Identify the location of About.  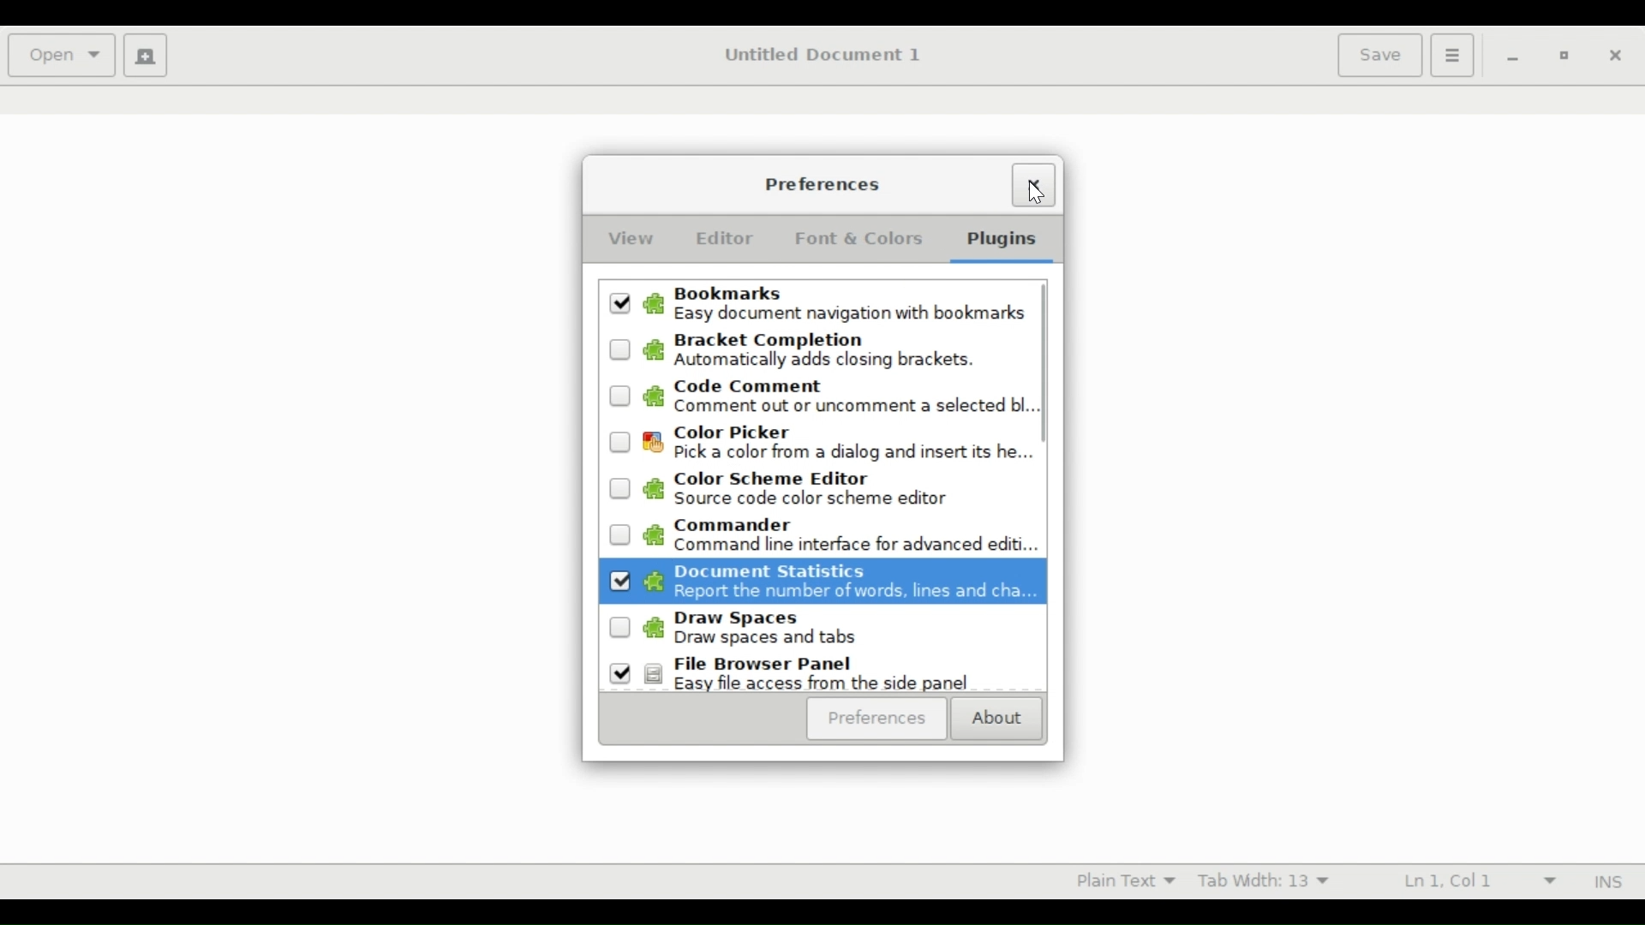
(1000, 722).